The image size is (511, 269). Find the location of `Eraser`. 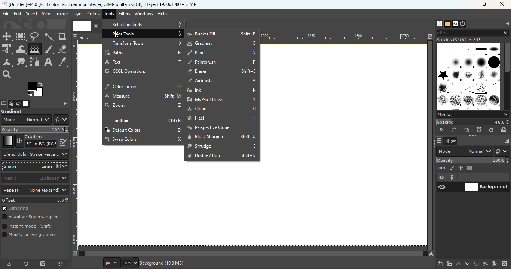

Eraser is located at coordinates (221, 71).